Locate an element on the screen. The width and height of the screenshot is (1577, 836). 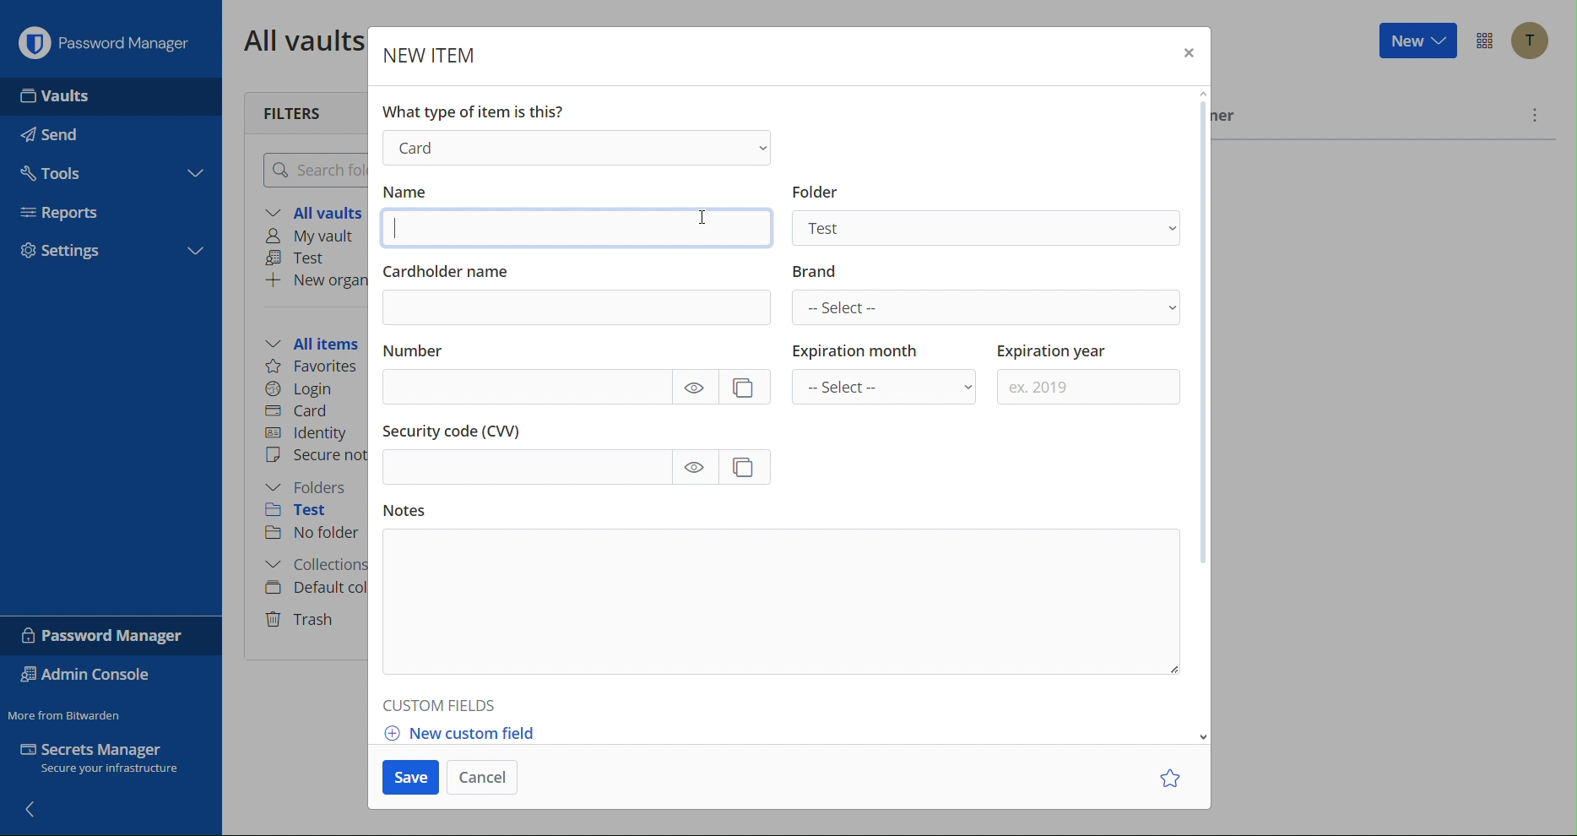
Filters is located at coordinates (293, 115).